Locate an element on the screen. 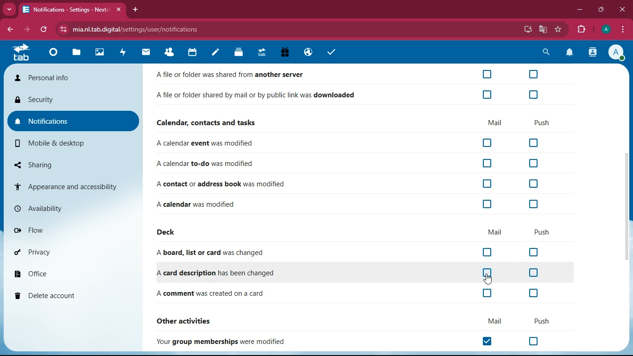 The image size is (633, 356). off is located at coordinates (532, 74).